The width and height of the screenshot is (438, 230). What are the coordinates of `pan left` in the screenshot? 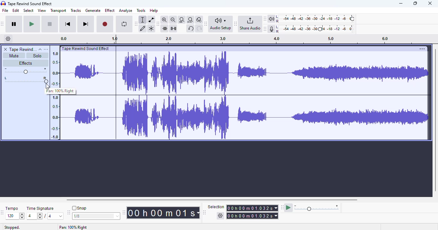 It's located at (6, 80).